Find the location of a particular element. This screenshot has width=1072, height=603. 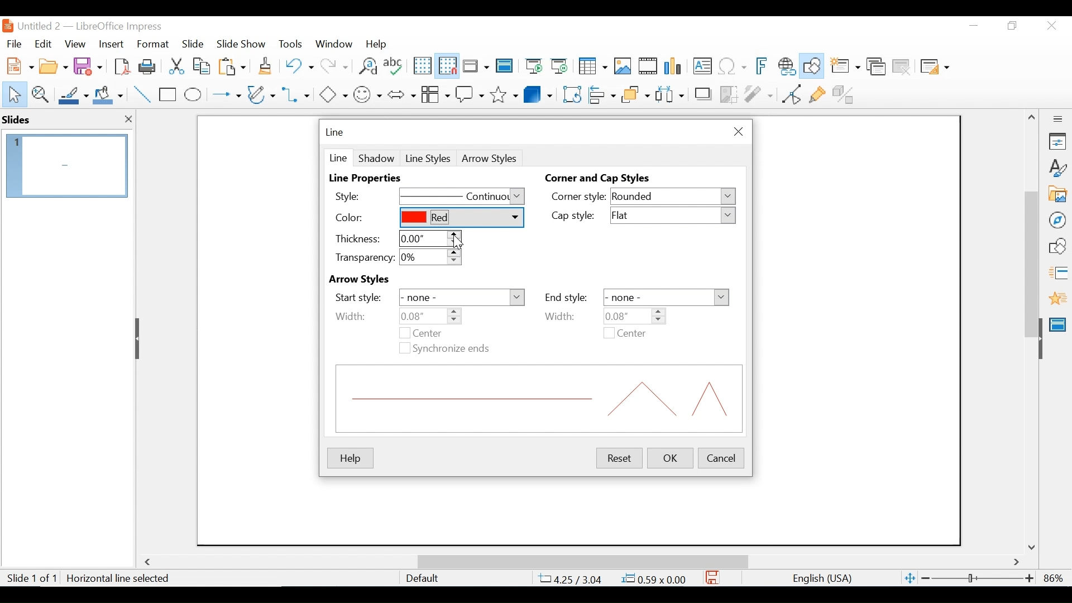

Corner style is located at coordinates (578, 196).